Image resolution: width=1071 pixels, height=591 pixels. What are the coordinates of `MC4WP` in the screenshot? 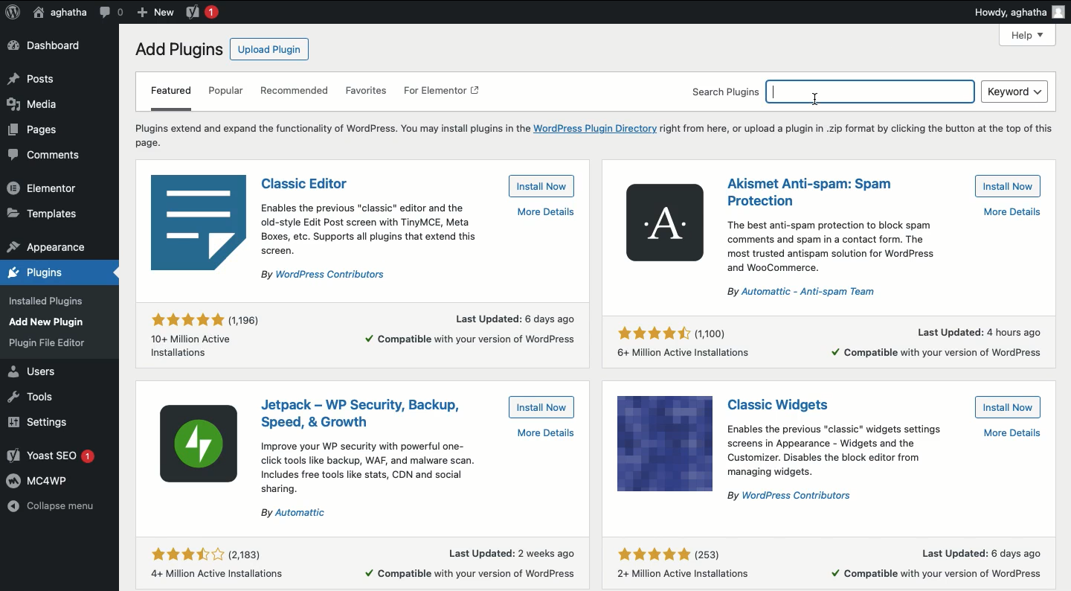 It's located at (39, 481).